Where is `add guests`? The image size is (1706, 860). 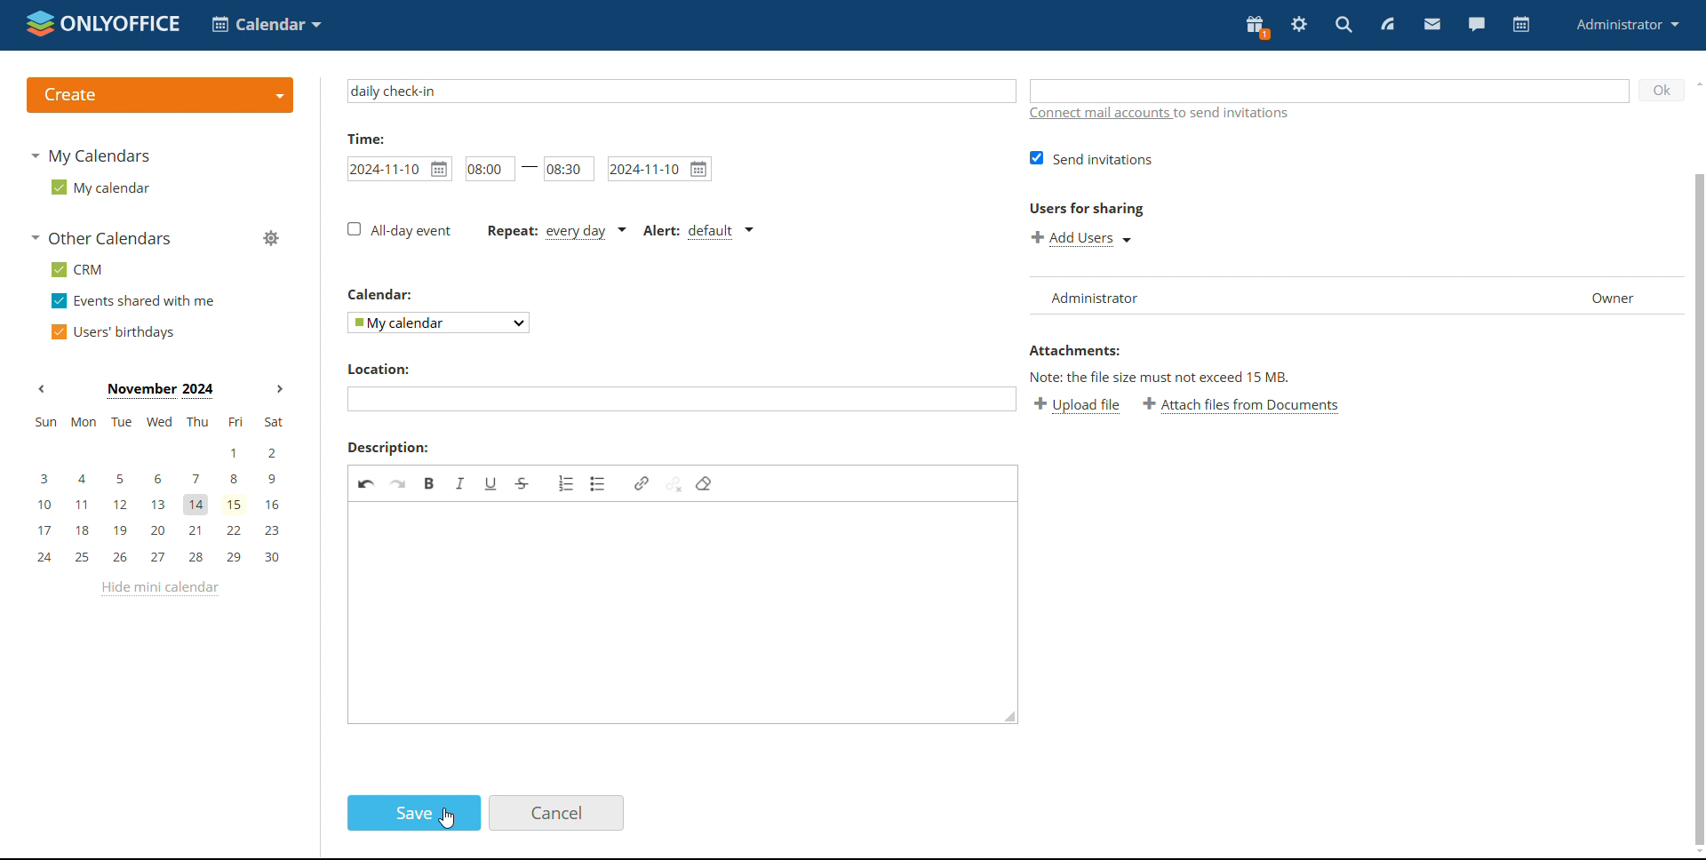 add guests is located at coordinates (1330, 85).